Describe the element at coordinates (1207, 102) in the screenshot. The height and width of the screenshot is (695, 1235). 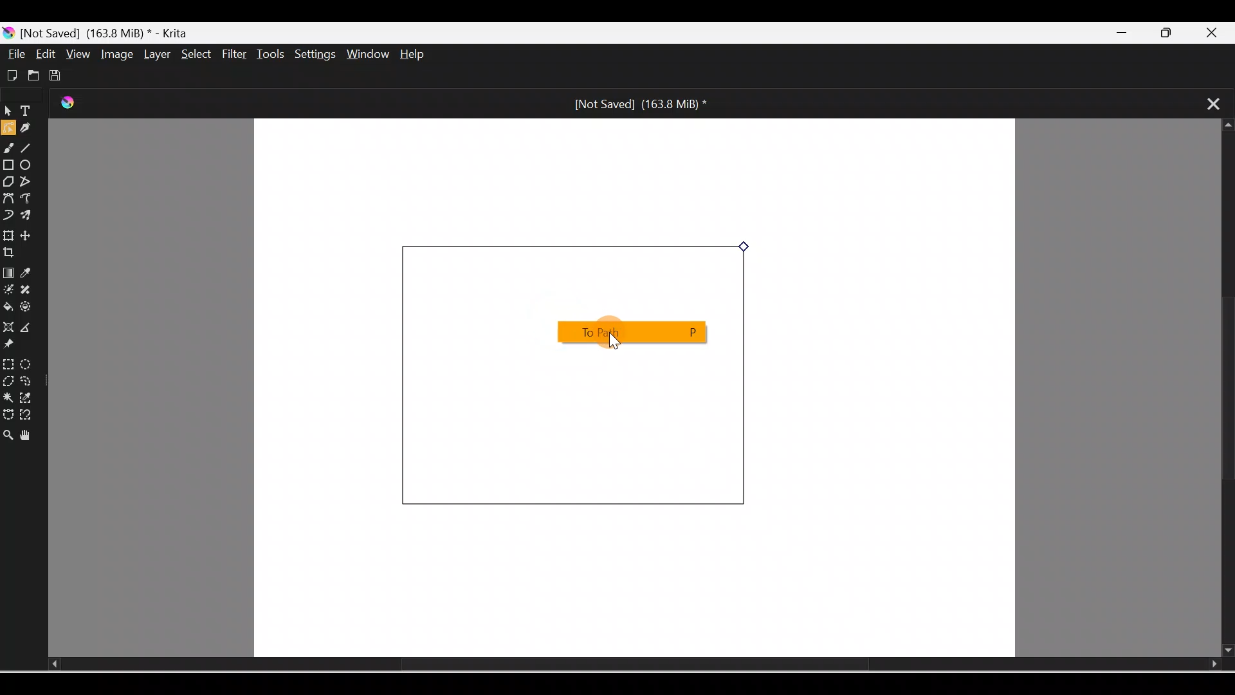
I see `Close tab` at that location.